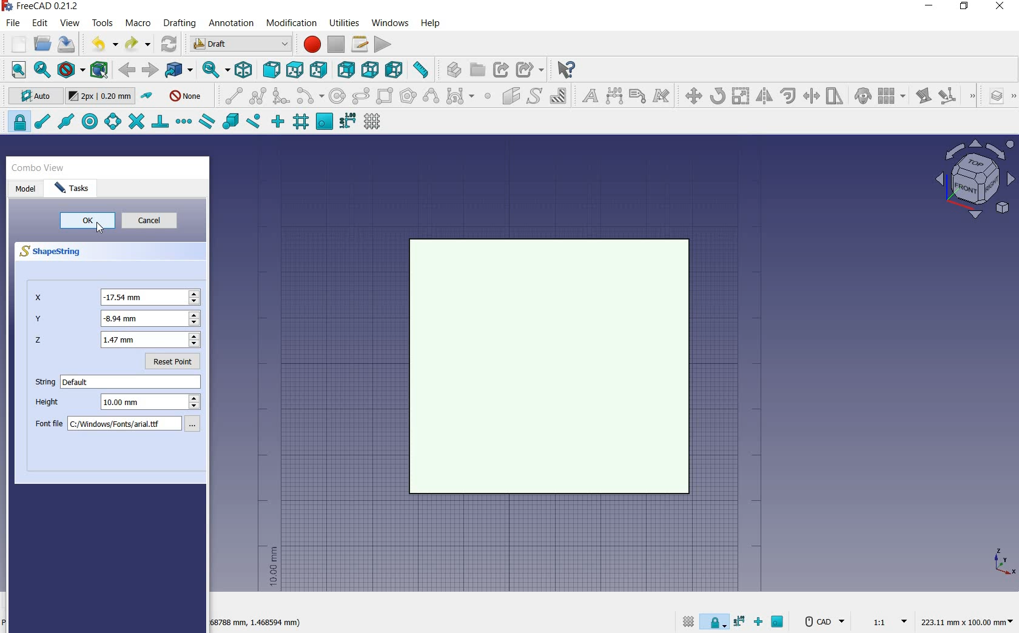 Image resolution: width=1019 pixels, height=633 pixels. What do you see at coordinates (38, 168) in the screenshot?
I see `combo view` at bounding box center [38, 168].